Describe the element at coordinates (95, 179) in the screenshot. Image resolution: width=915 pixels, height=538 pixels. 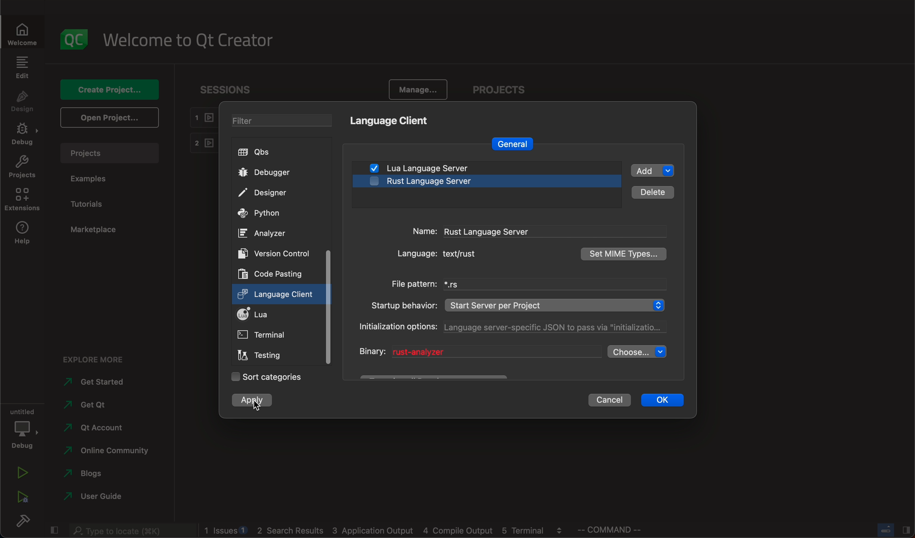
I see `examples` at that location.